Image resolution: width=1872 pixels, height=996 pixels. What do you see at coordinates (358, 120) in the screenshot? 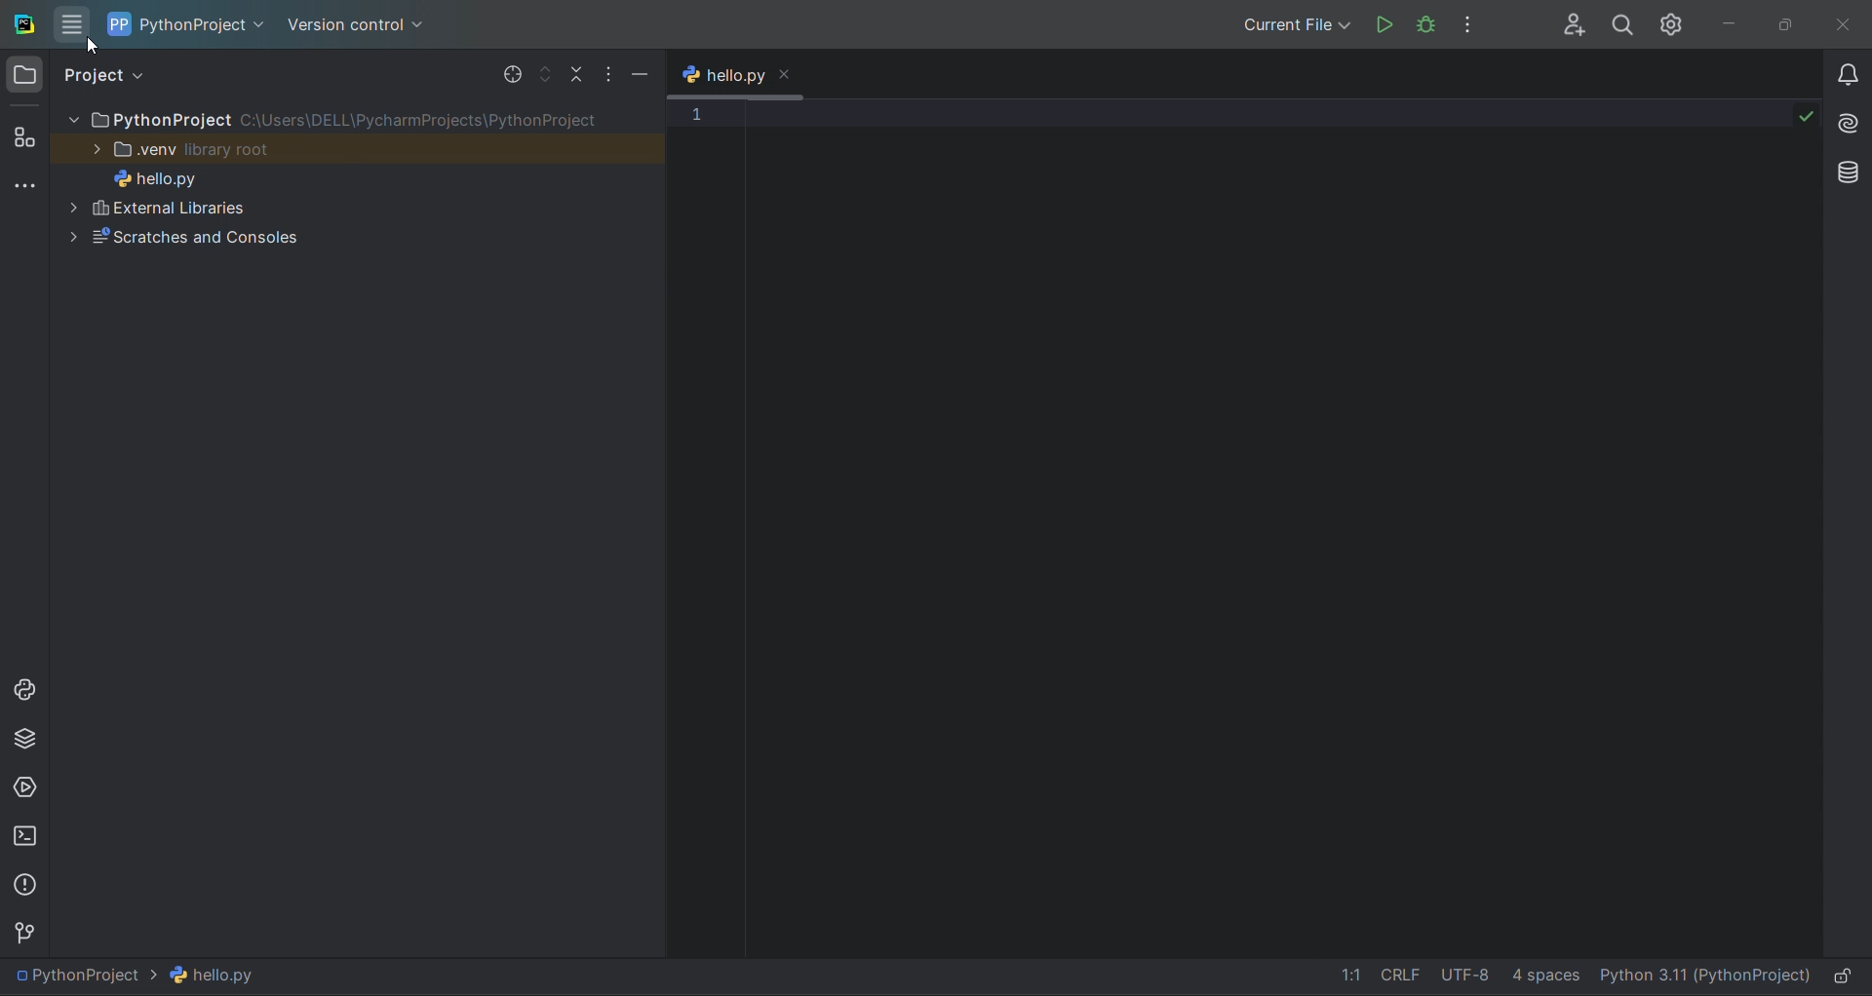
I see `PythonProject` at bounding box center [358, 120].